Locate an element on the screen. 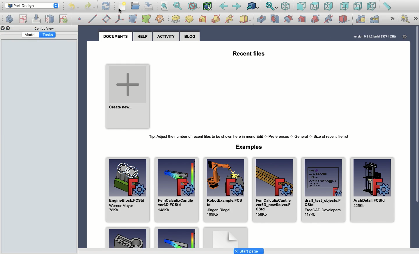 This screenshot has width=419, height=254. Bottom is located at coordinates (357, 7).